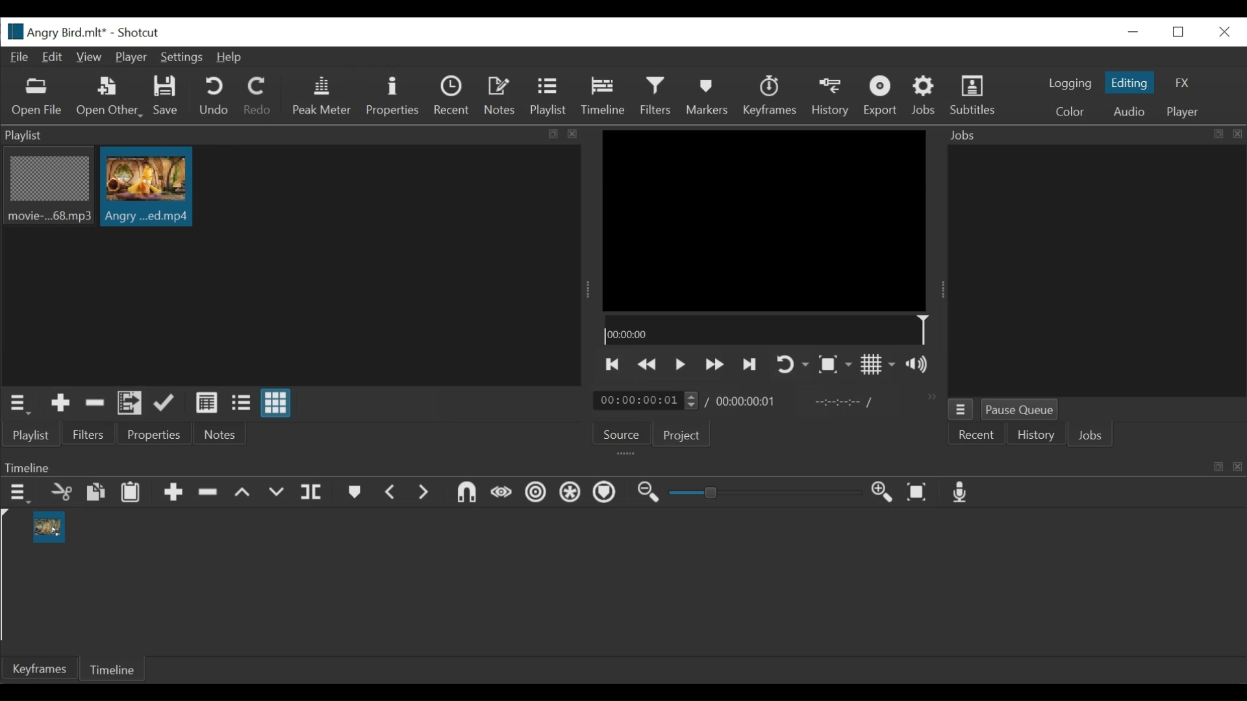 The height and width of the screenshot is (701, 1247). What do you see at coordinates (1073, 111) in the screenshot?
I see `Color` at bounding box center [1073, 111].